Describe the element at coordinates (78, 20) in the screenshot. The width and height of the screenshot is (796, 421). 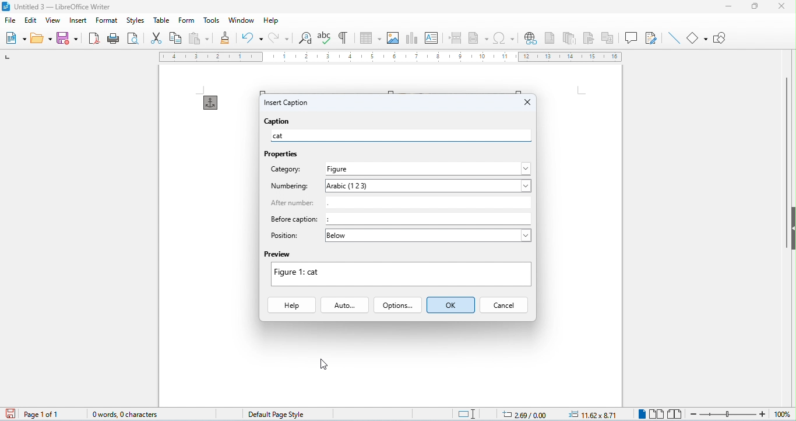
I see `insert` at that location.